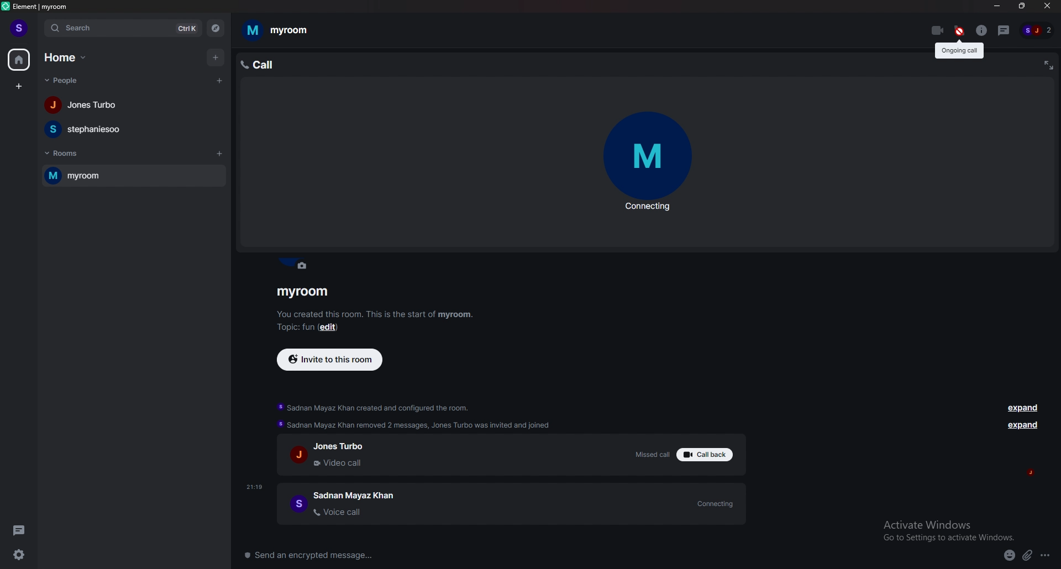  Describe the element at coordinates (419, 416) in the screenshot. I see `'$ Sadnan Mayaz Khan created and configured the room.
'$ Sadnan Mayaz Khan removed 2 messages, Jones Turbo was invited and joined` at that location.